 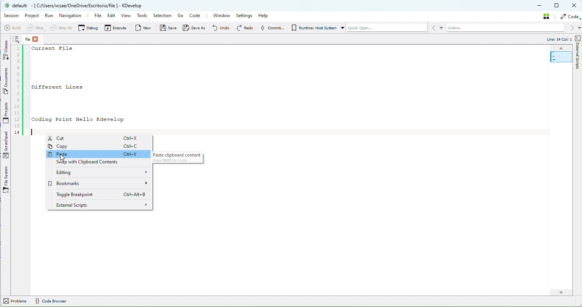 What do you see at coordinates (557, 5) in the screenshot?
I see `Maximize` at bounding box center [557, 5].